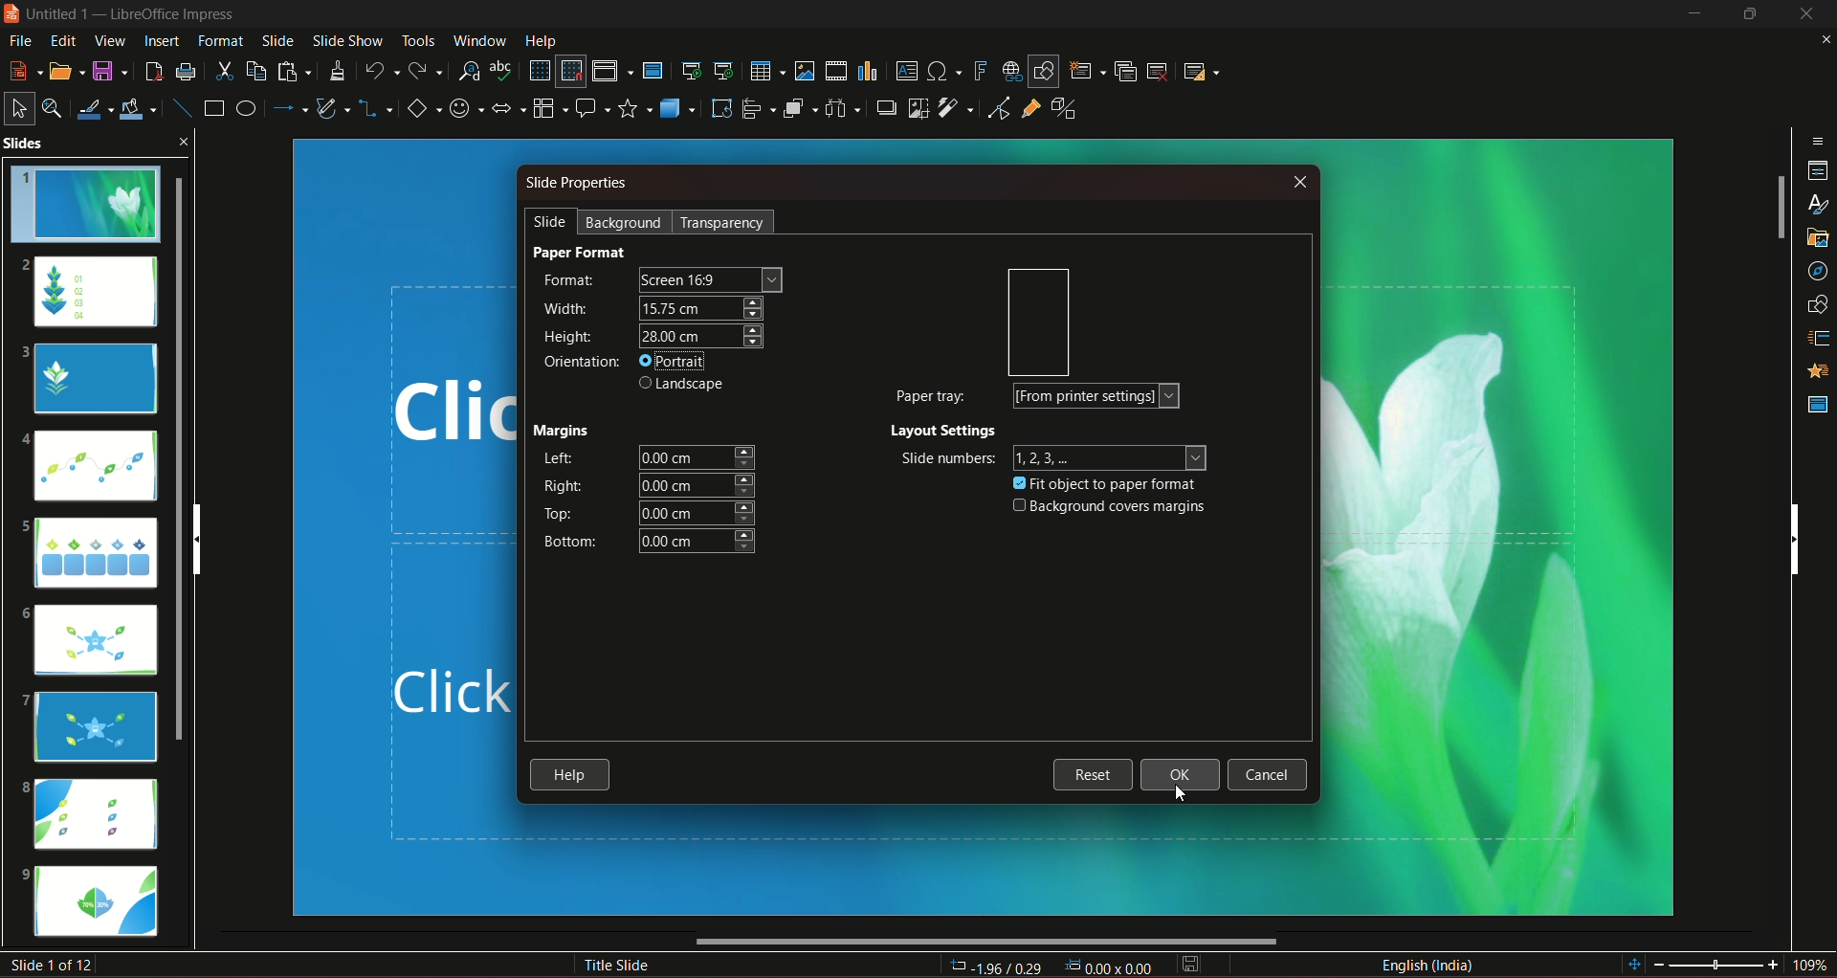 The image size is (1837, 978). Describe the element at coordinates (1296, 183) in the screenshot. I see `close` at that location.